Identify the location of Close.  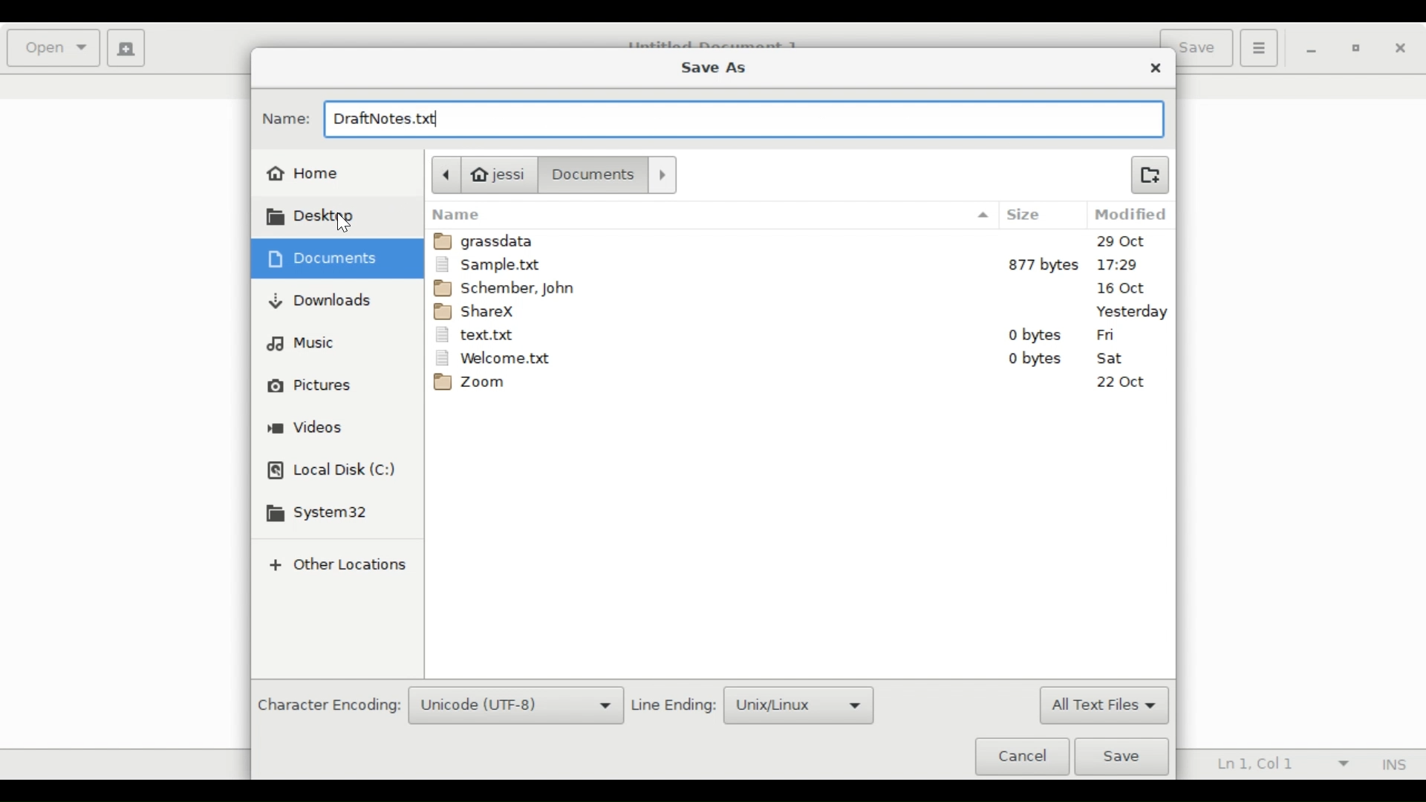
(1401, 49).